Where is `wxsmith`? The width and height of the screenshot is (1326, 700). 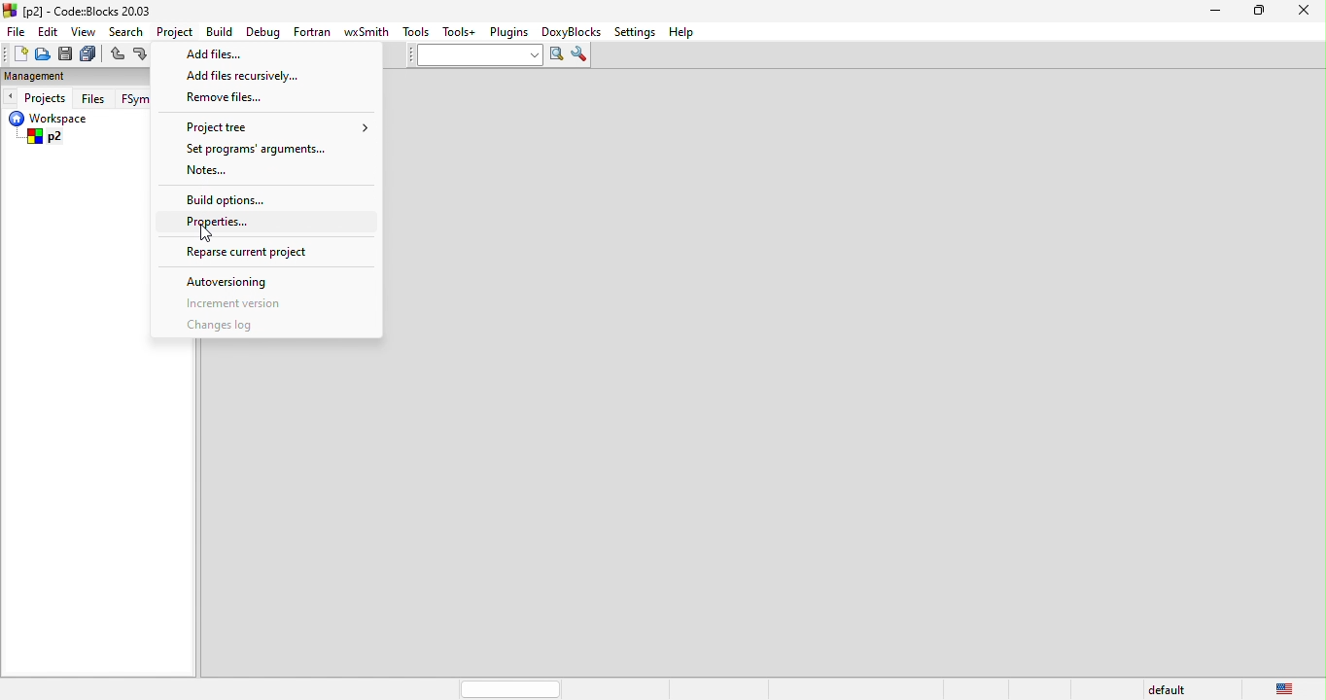
wxsmith is located at coordinates (366, 32).